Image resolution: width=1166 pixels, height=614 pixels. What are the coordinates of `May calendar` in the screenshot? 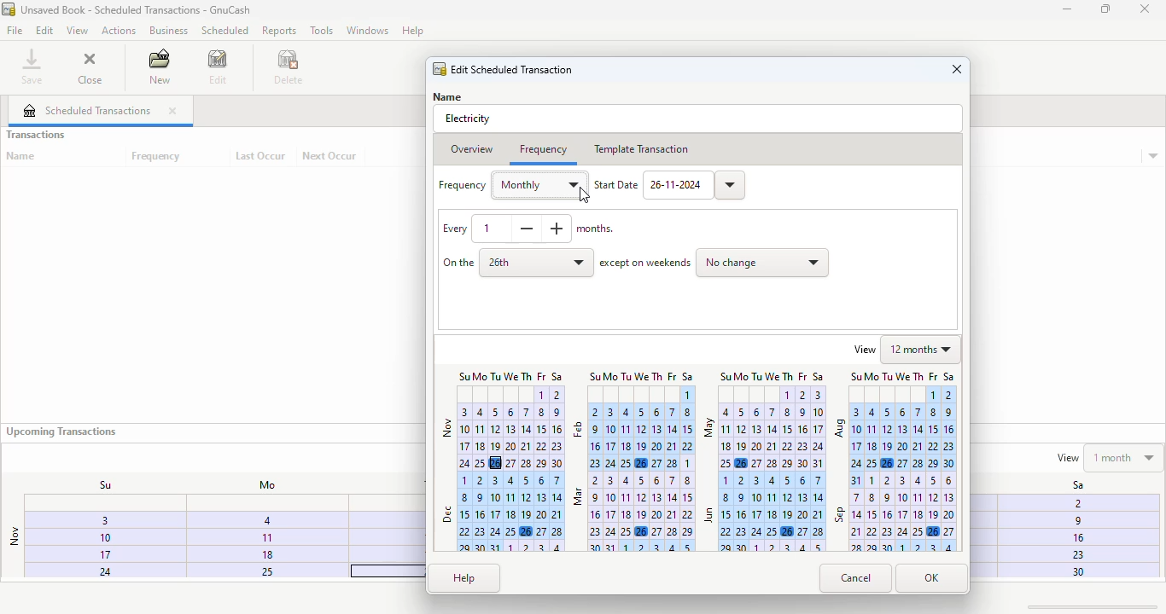 It's located at (764, 420).